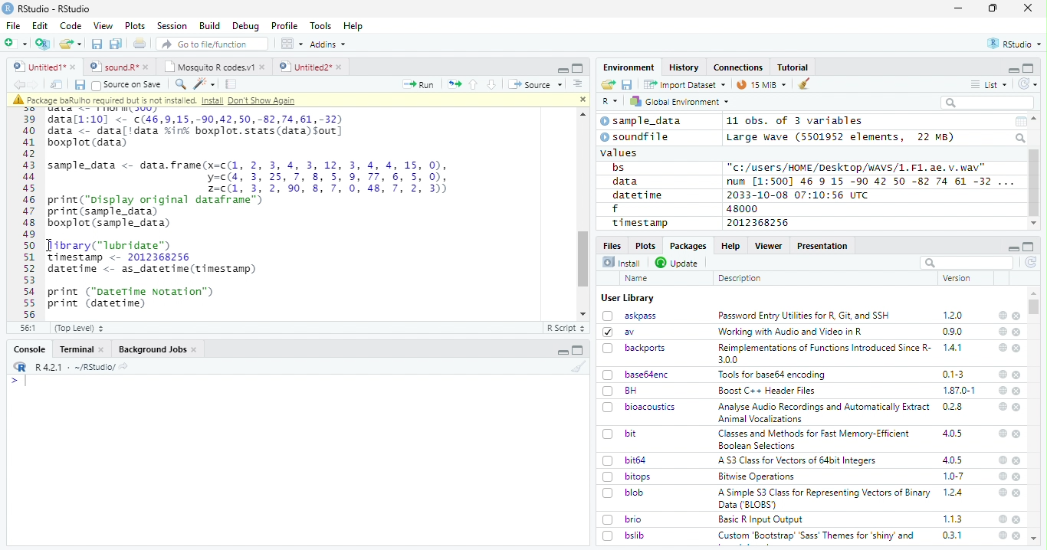  Describe the element at coordinates (1002, 433) in the screenshot. I see `help` at that location.